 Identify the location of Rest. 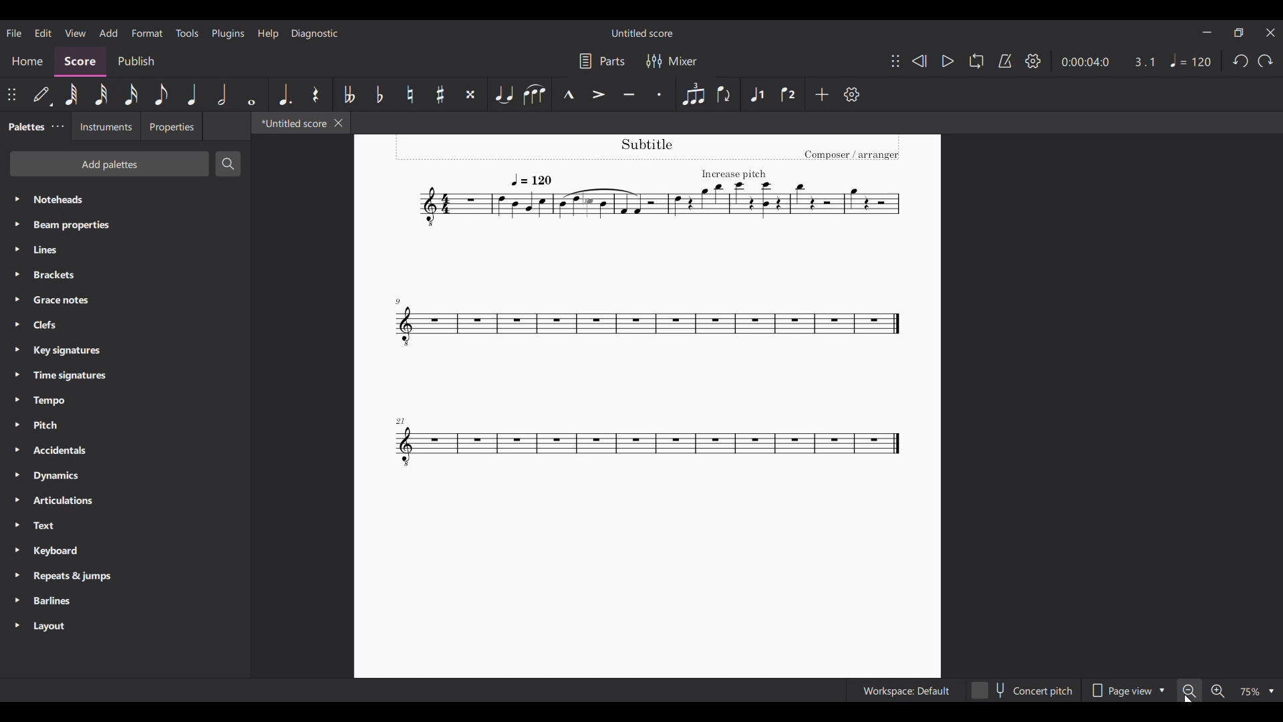
(315, 94).